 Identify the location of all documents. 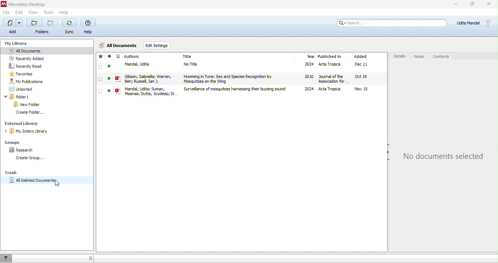
(32, 51).